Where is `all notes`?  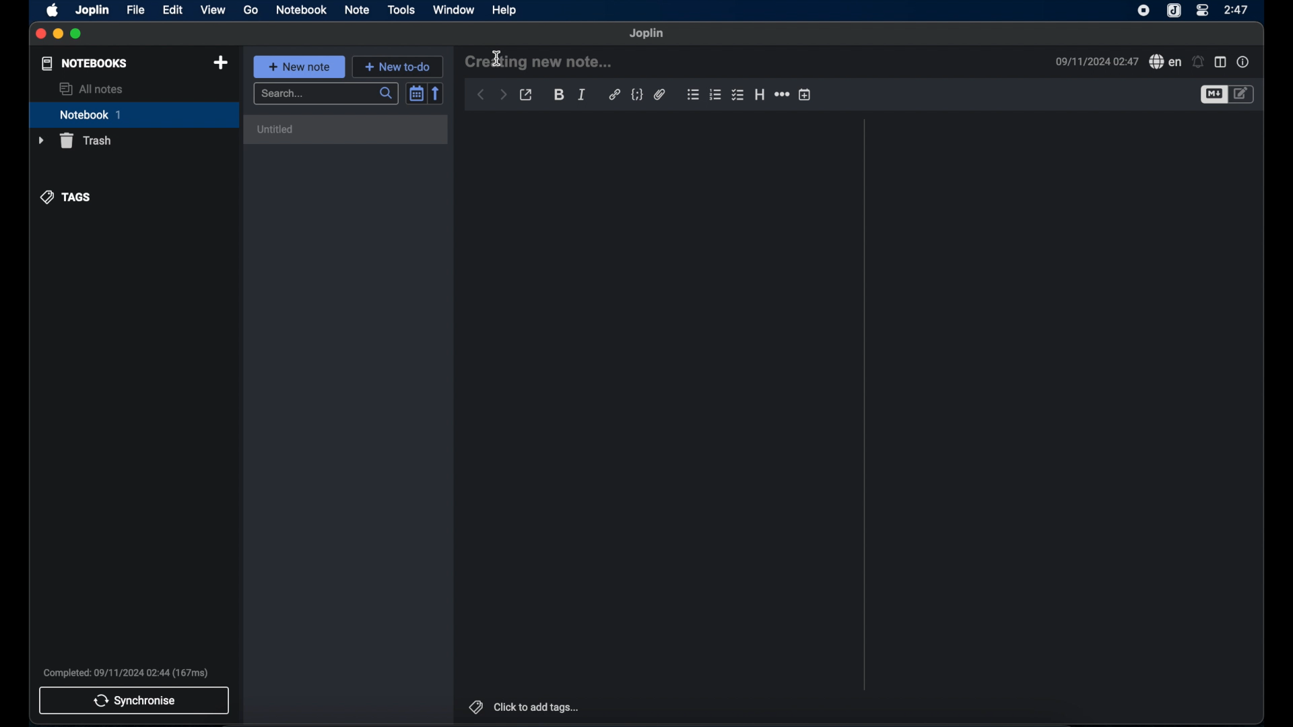 all notes is located at coordinates (91, 89).